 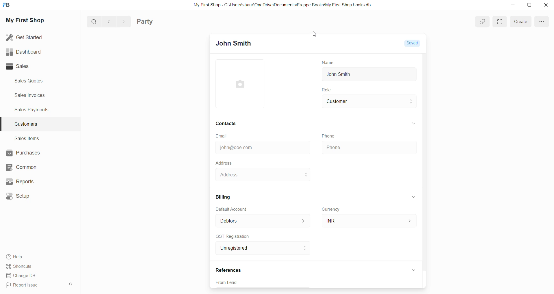 What do you see at coordinates (541, 21) in the screenshot?
I see `more options` at bounding box center [541, 21].